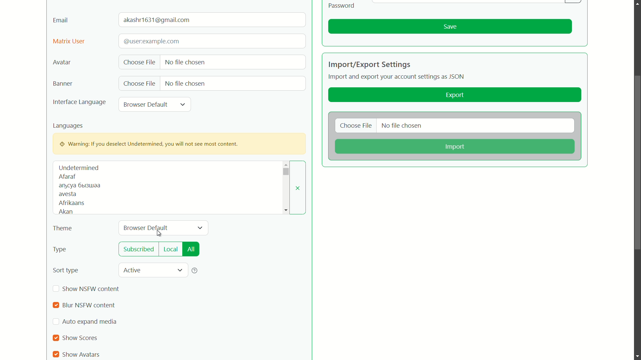 Image resolution: width=641 pixels, height=360 pixels. What do you see at coordinates (72, 203) in the screenshot?
I see `afrikaans` at bounding box center [72, 203].